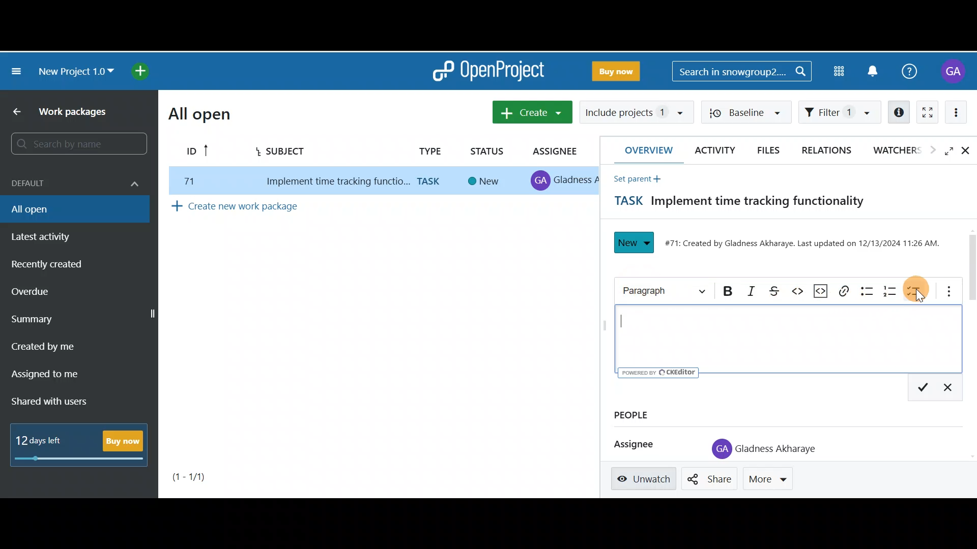  Describe the element at coordinates (80, 460) in the screenshot. I see `progress bar` at that location.